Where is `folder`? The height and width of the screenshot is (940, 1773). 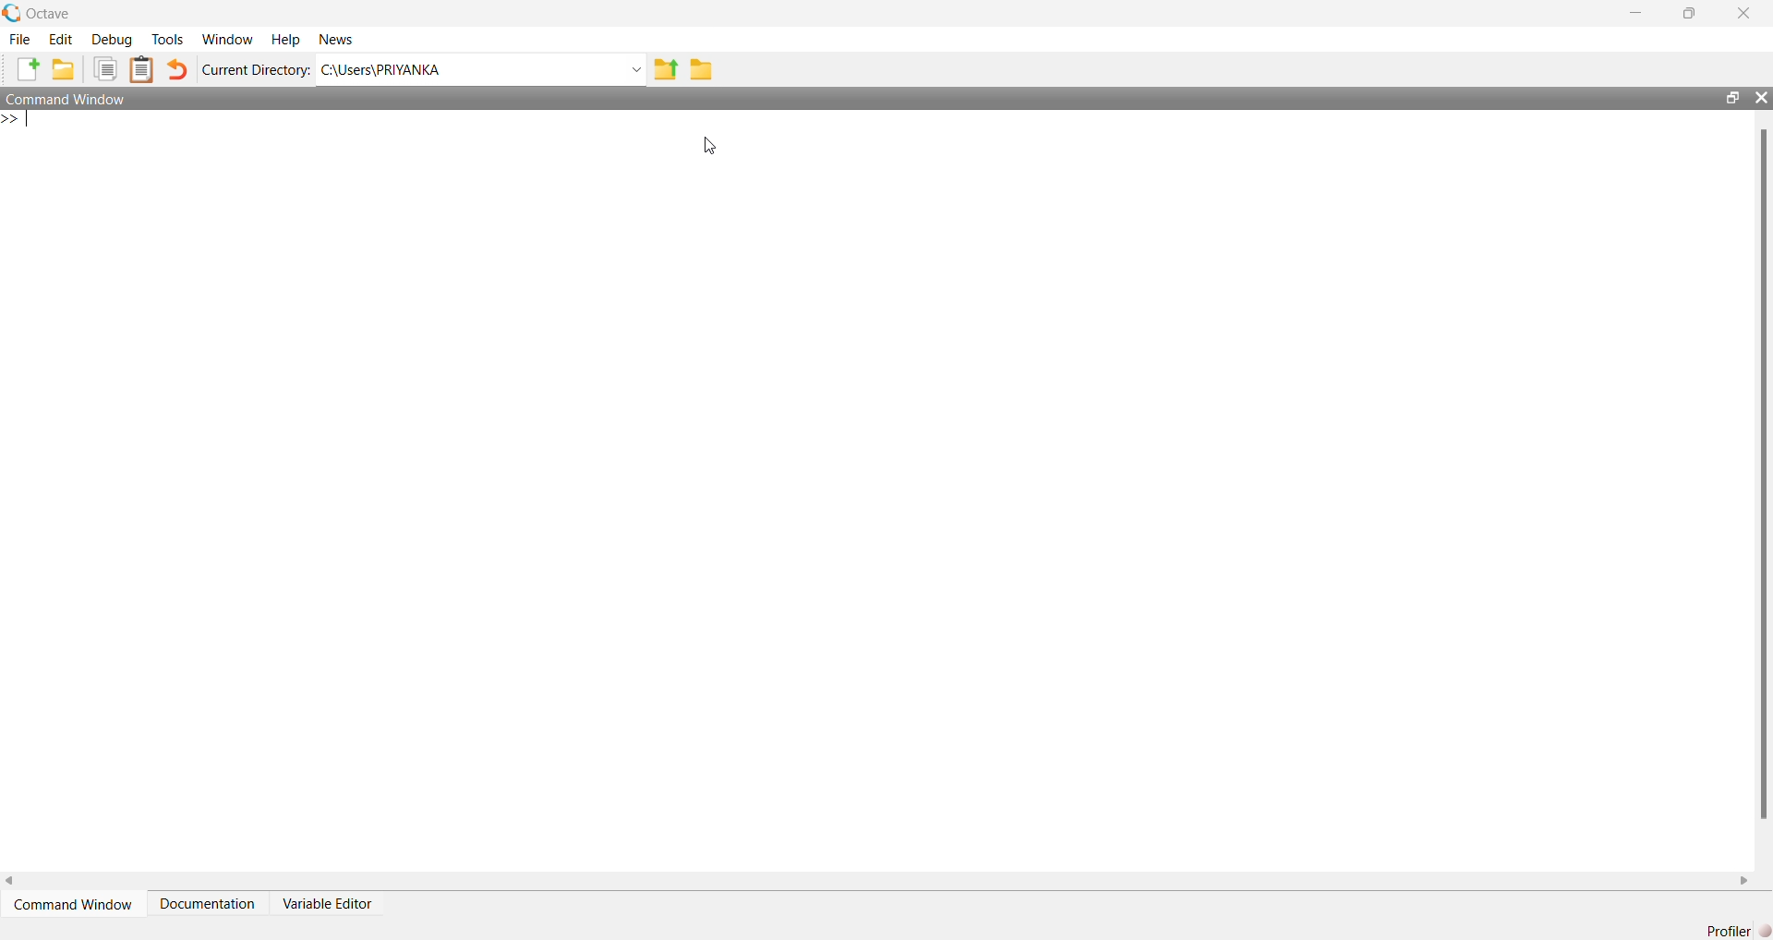
folder is located at coordinates (702, 69).